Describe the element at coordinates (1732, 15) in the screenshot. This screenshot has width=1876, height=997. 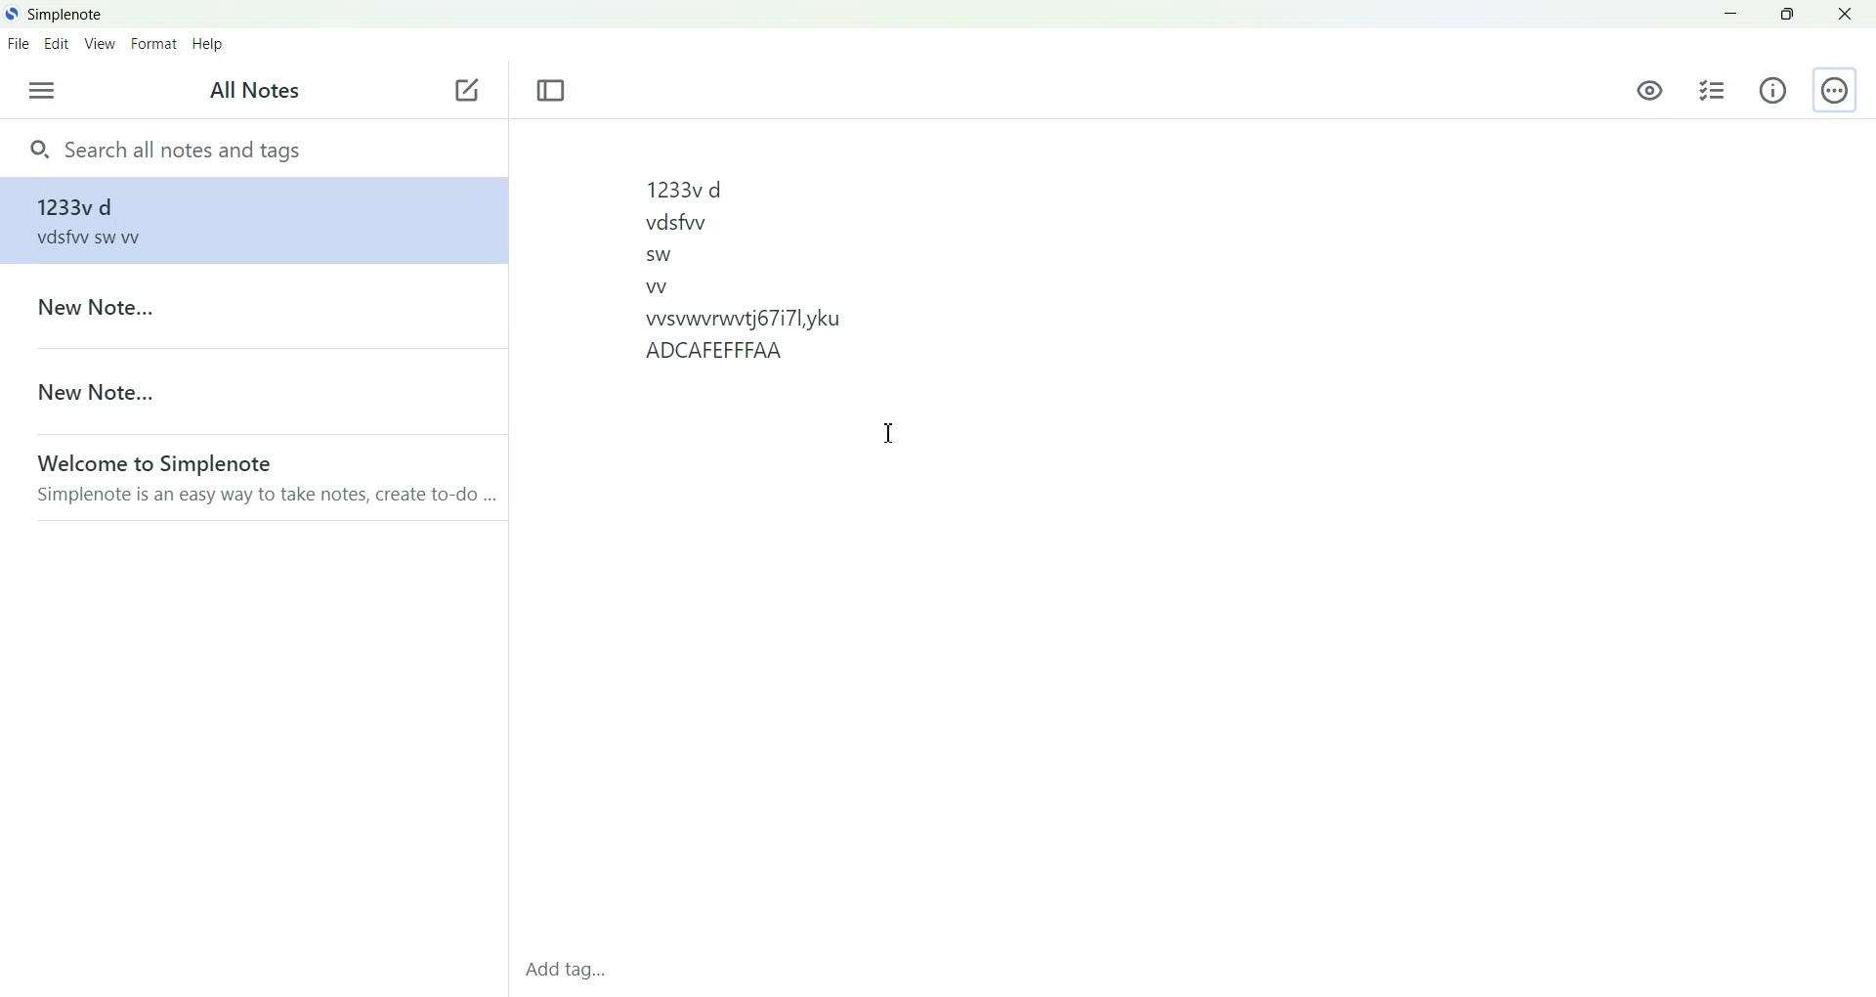
I see `Minimize` at that location.